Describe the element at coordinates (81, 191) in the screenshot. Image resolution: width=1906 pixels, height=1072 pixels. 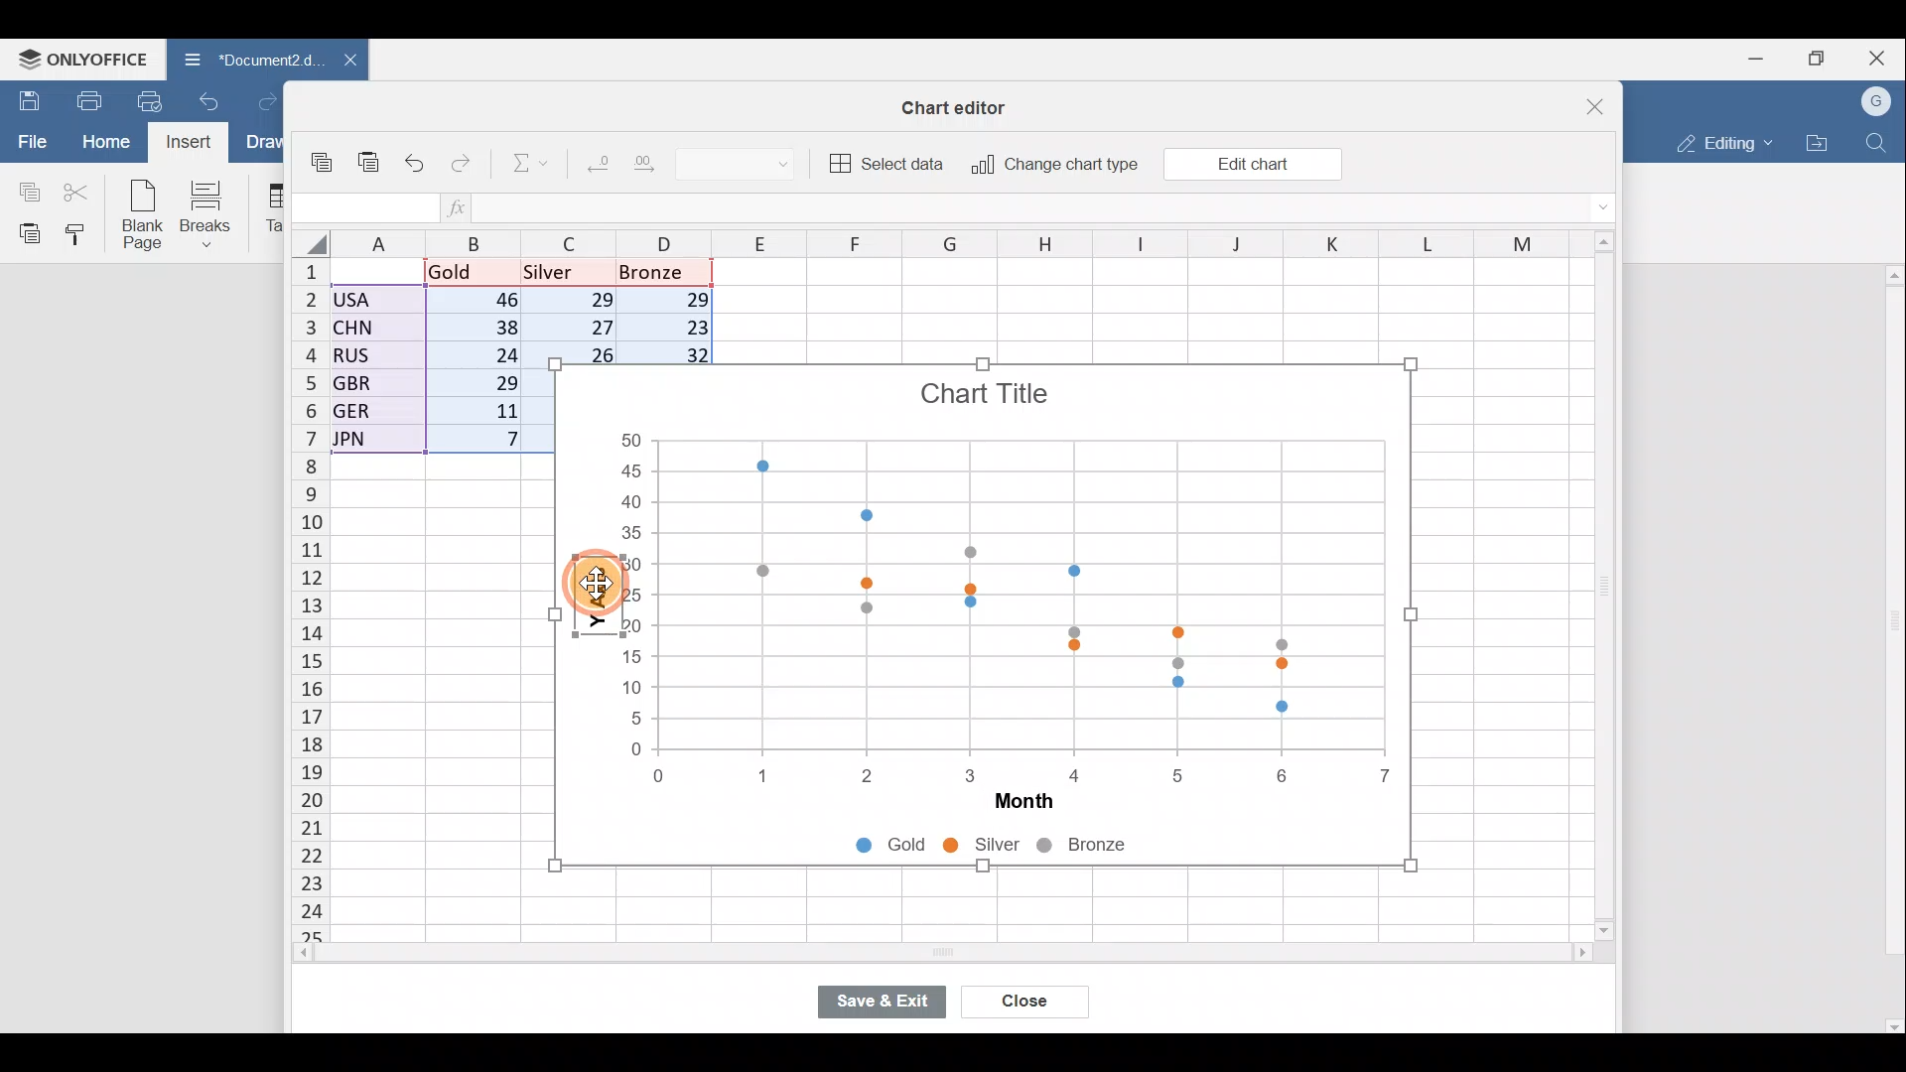
I see `Cut` at that location.